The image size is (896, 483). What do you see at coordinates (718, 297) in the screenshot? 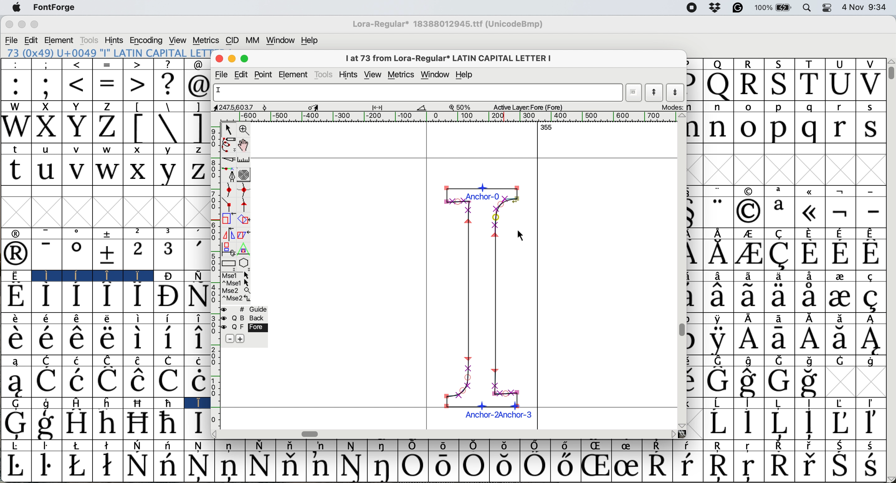
I see `Symbol` at bounding box center [718, 297].